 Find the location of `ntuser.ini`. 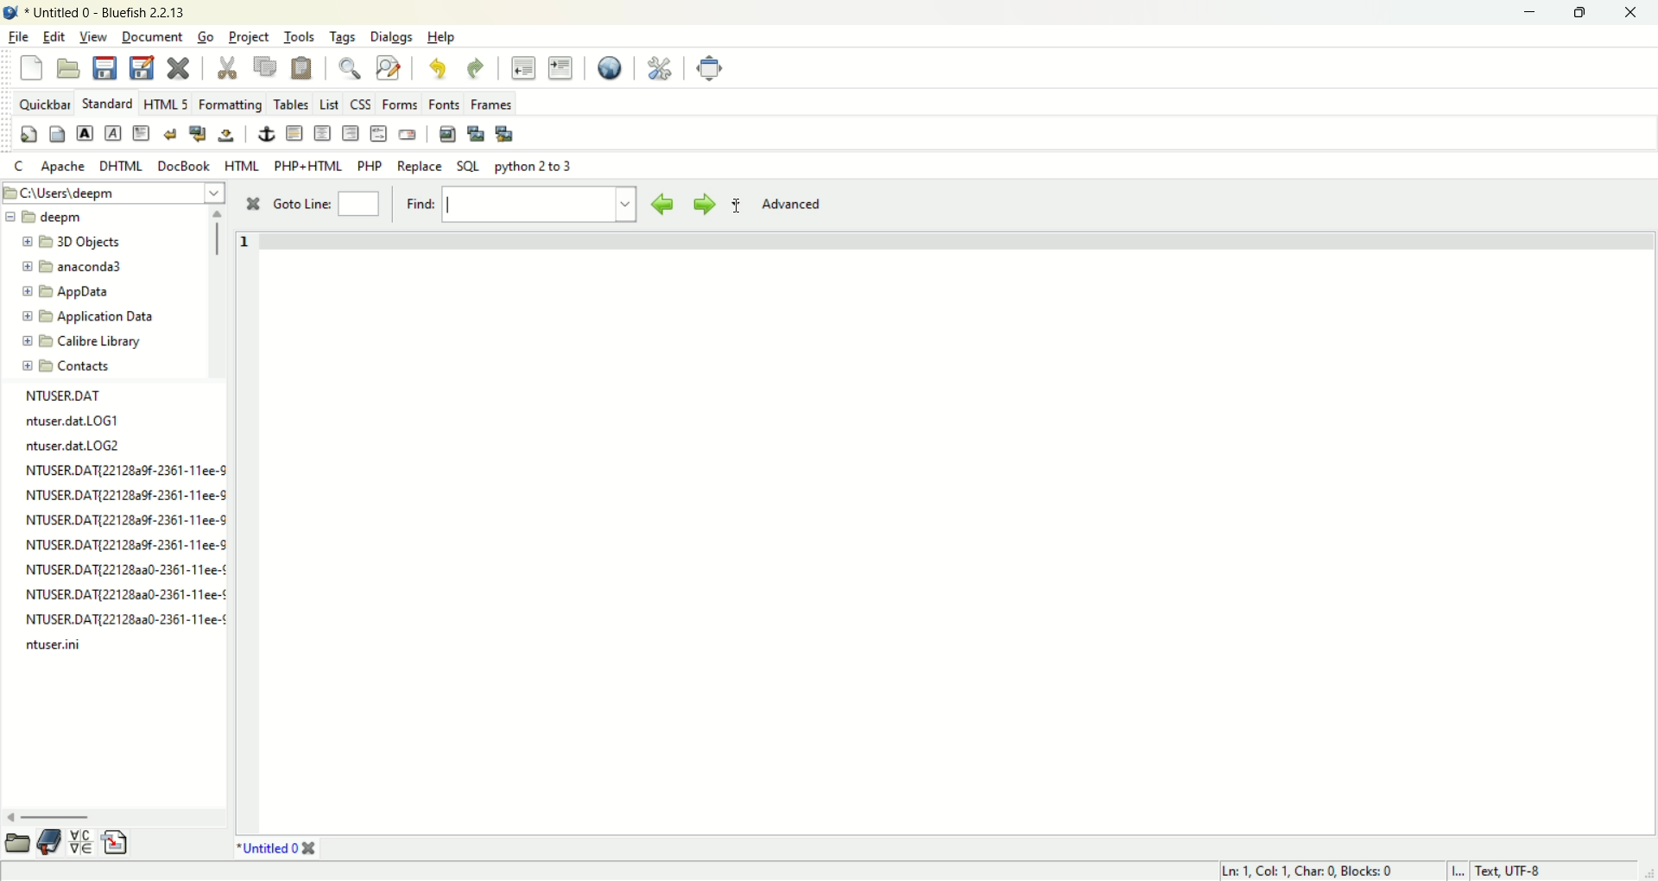

ntuser.ini is located at coordinates (57, 646).